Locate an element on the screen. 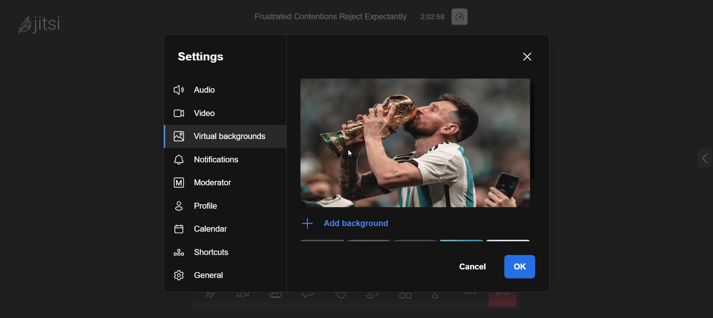 The image size is (713, 318). add background is located at coordinates (341, 223).